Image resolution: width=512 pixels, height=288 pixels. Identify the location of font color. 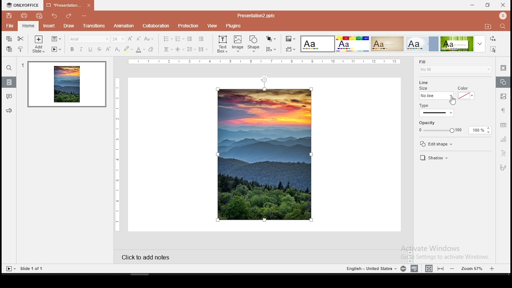
(140, 50).